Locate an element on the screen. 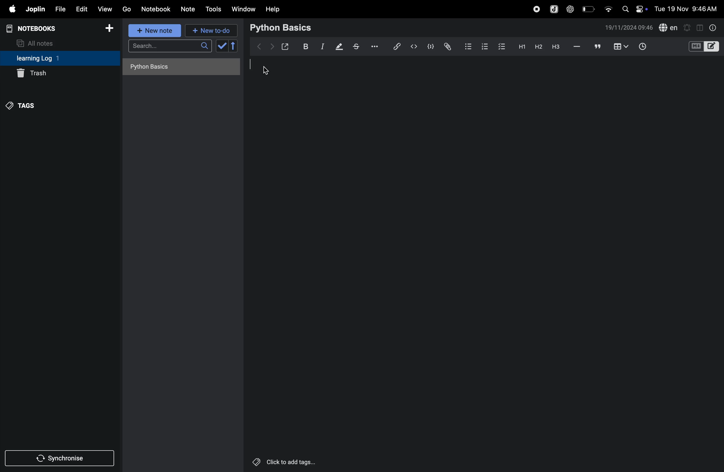 The width and height of the screenshot is (724, 472). chatgpt is located at coordinates (570, 8).